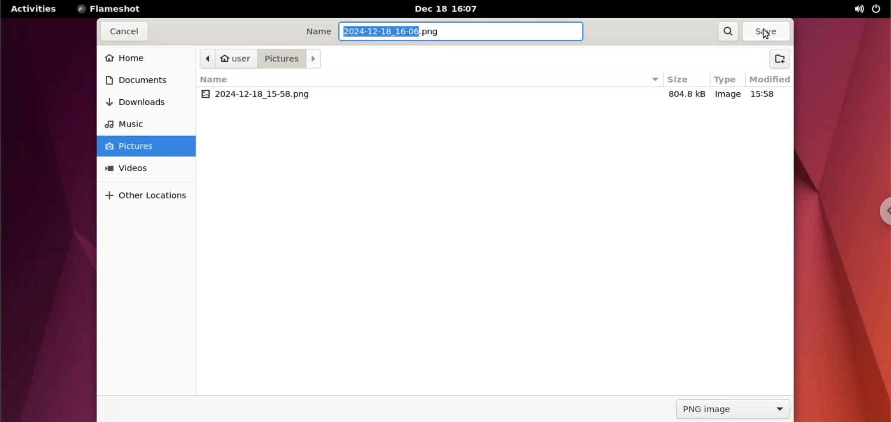 Image resolution: width=891 pixels, height=422 pixels. Describe the element at coordinates (313, 59) in the screenshot. I see `move right` at that location.